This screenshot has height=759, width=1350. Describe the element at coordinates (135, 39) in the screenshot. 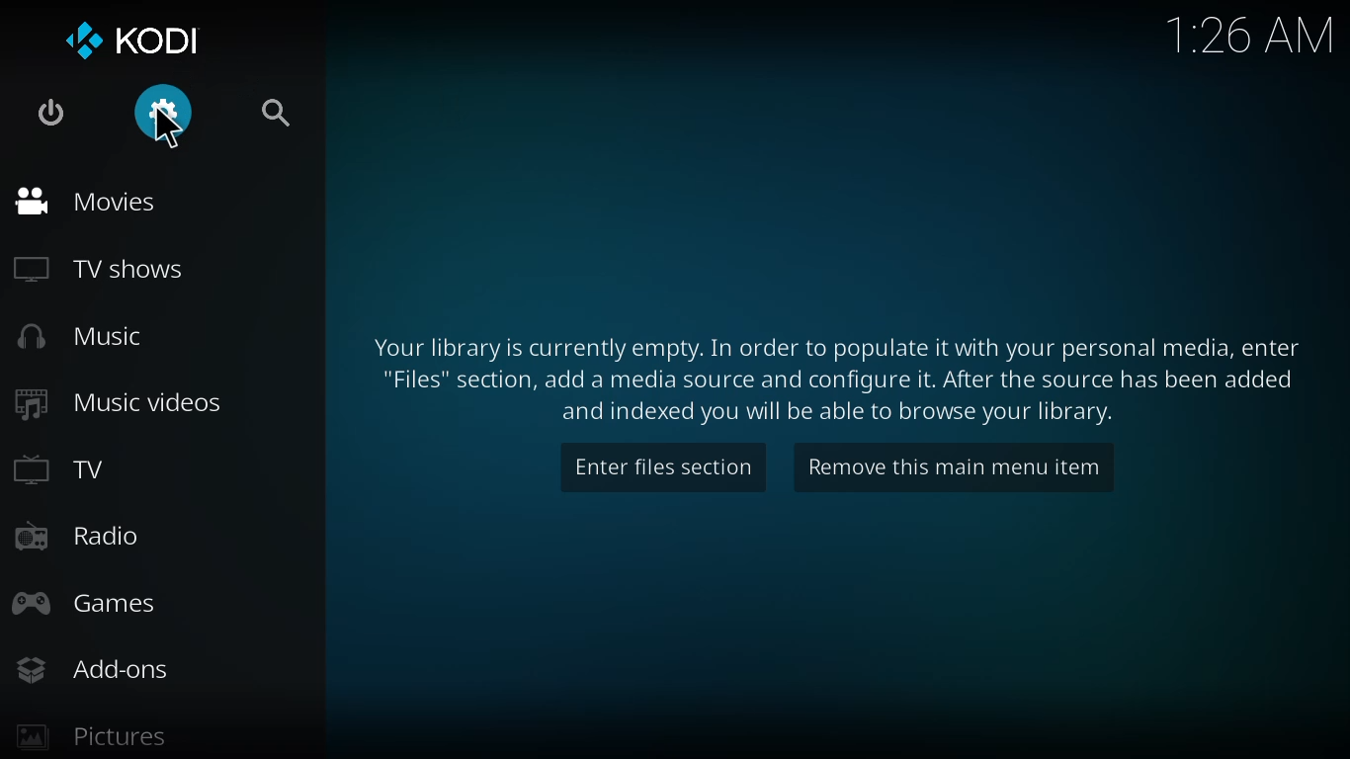

I see `kodi` at that location.